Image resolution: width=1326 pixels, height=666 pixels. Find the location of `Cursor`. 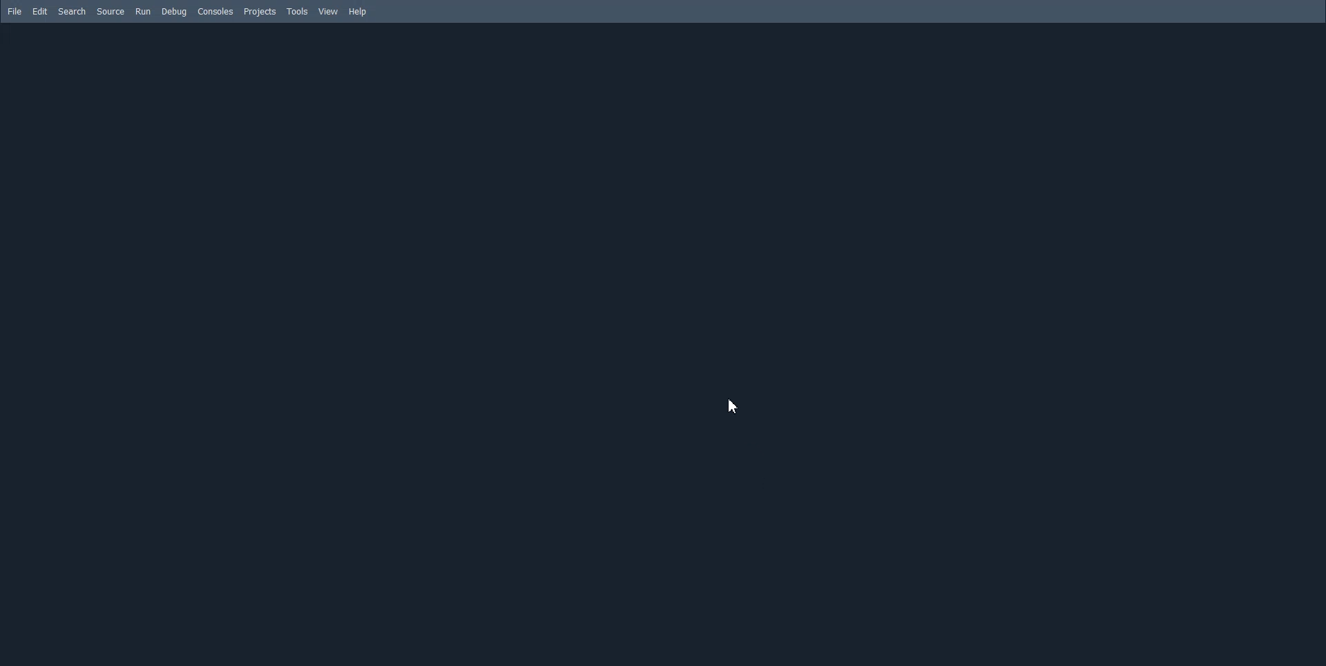

Cursor is located at coordinates (738, 405).